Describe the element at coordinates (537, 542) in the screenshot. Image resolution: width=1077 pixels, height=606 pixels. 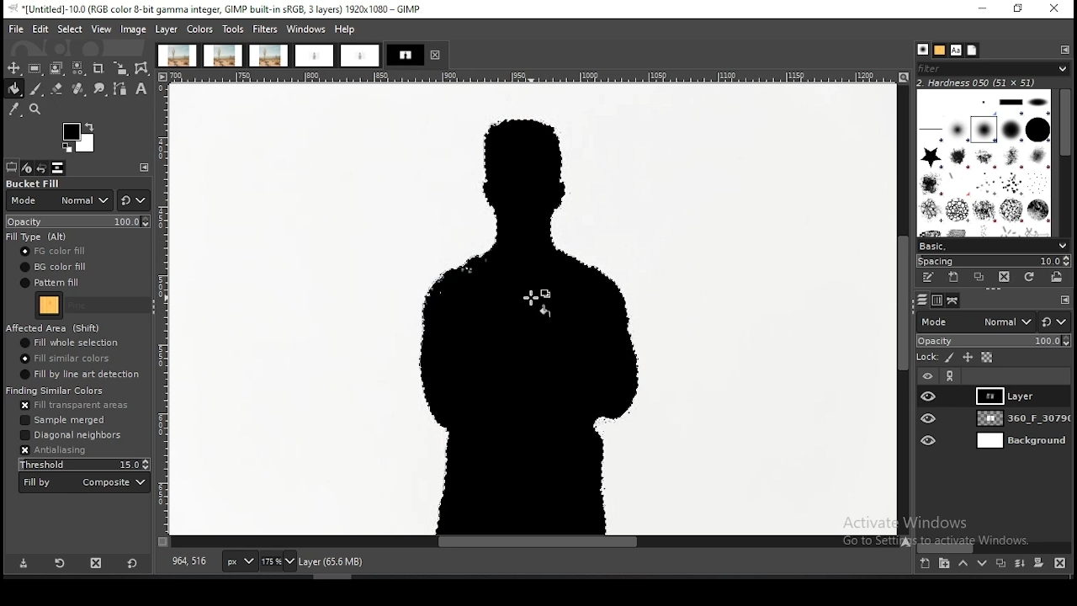
I see `scroll bar` at that location.